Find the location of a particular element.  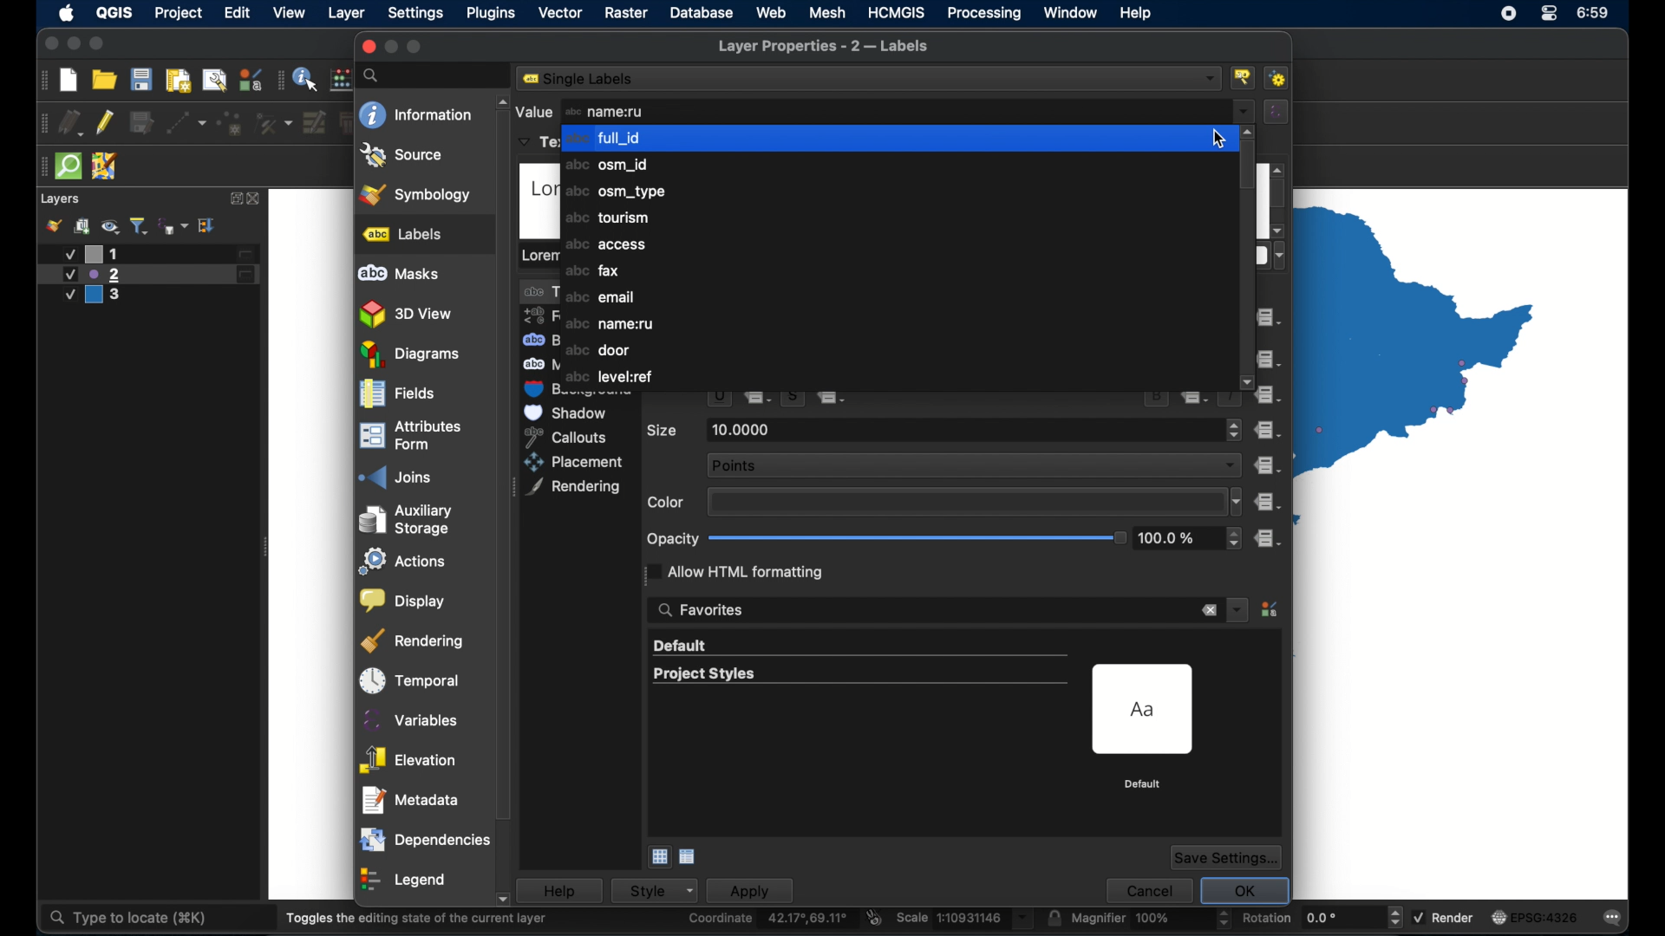

drag handle is located at coordinates (41, 123).